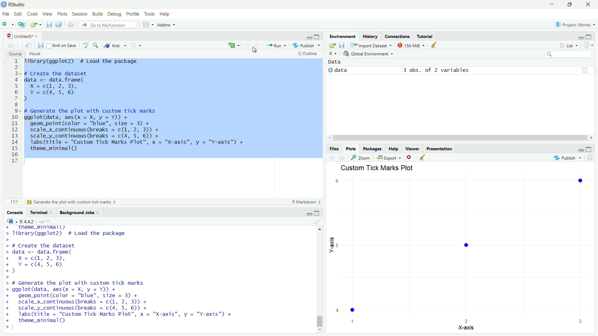  I want to click on profile, so click(133, 14).